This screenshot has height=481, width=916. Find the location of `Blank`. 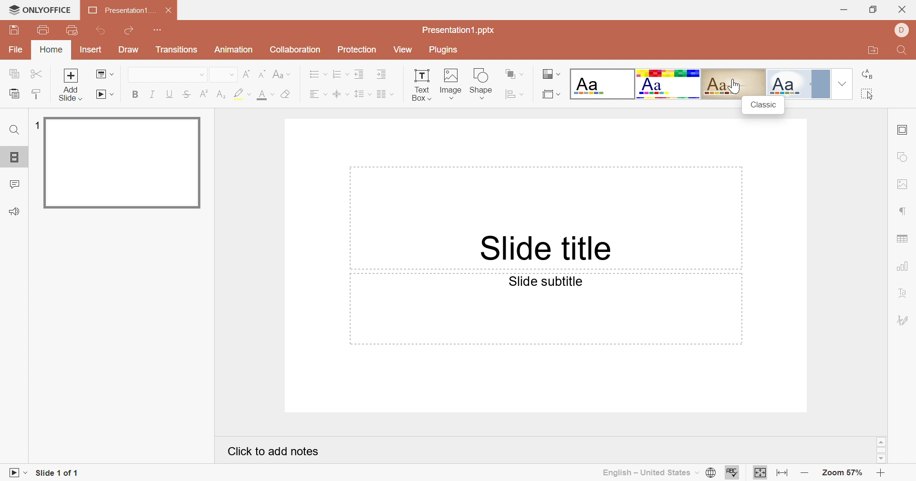

Blank is located at coordinates (602, 84).